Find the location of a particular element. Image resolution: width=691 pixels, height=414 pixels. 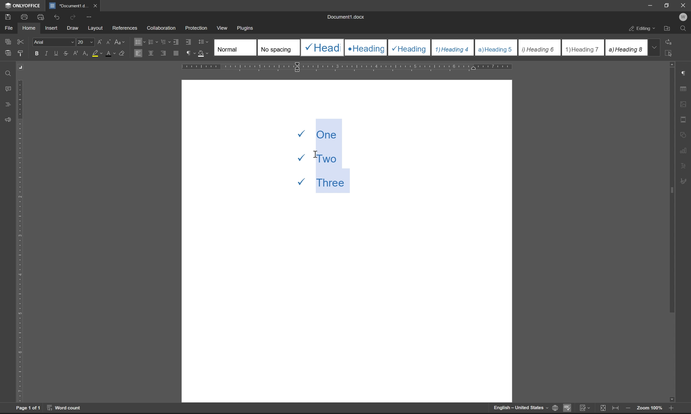

Heading 3 is located at coordinates (410, 48).